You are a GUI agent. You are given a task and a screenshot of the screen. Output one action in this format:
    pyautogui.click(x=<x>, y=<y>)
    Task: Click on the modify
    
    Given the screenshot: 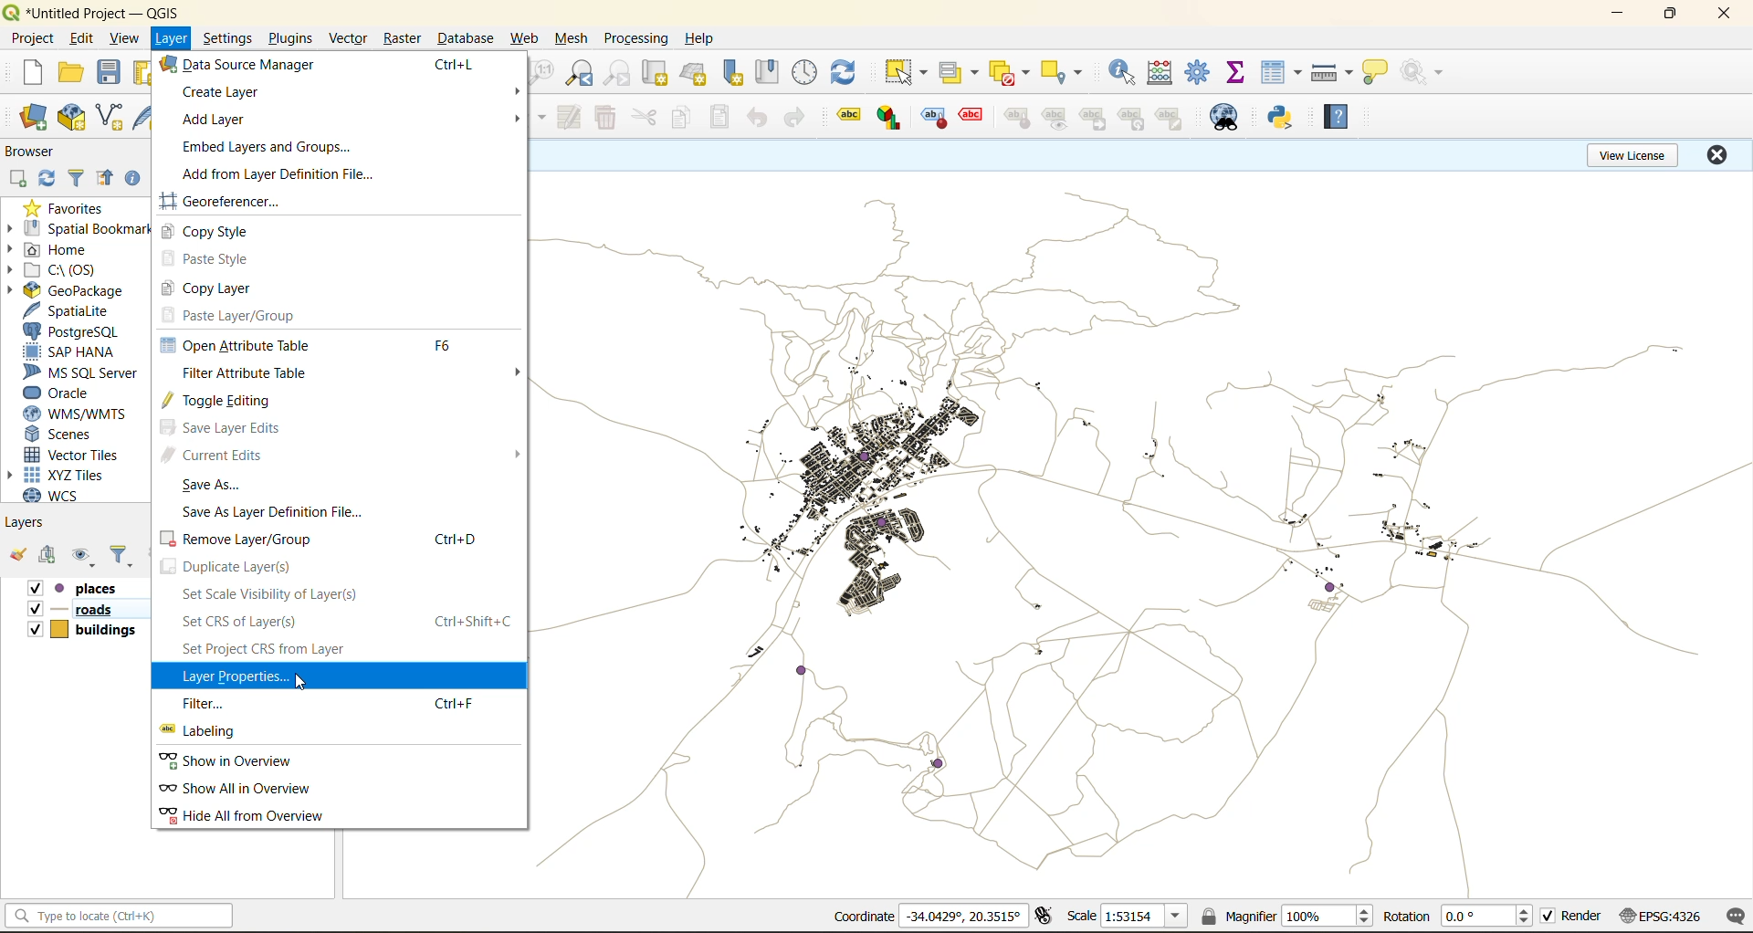 What is the action you would take?
    pyautogui.click(x=571, y=120)
    